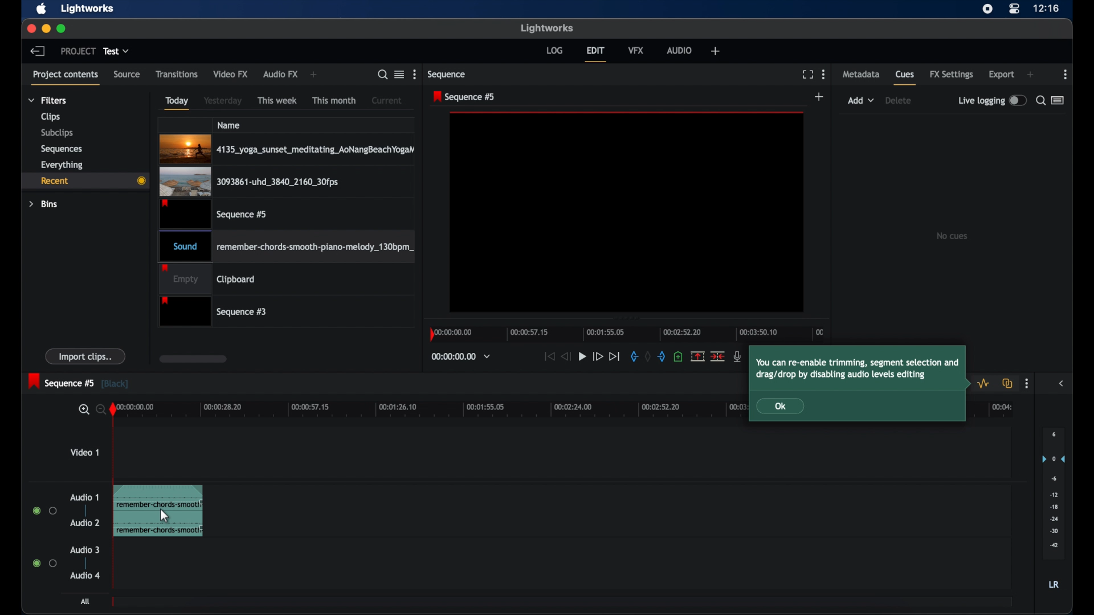 The image size is (1094, 615). I want to click on name, so click(229, 125).